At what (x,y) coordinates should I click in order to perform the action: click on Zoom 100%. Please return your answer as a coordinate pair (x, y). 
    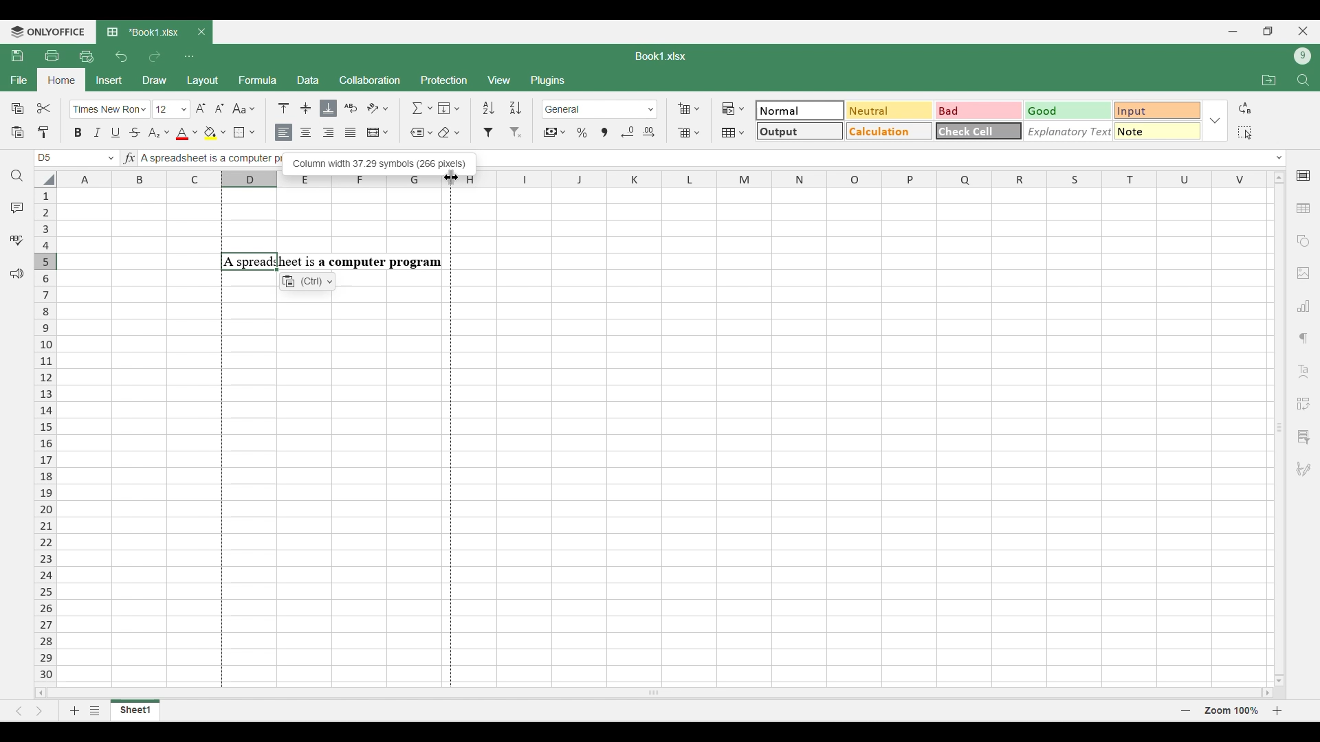
    Looking at the image, I should click on (1231, 710).